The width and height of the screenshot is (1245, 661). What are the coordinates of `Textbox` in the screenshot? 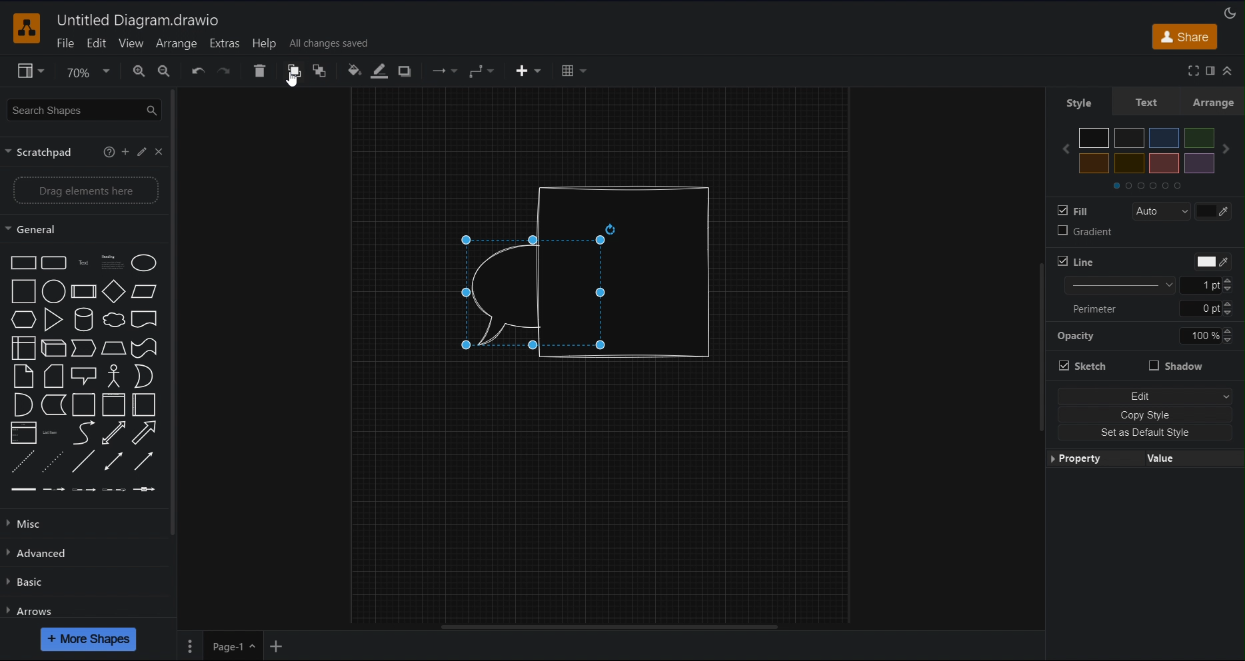 It's located at (113, 263).